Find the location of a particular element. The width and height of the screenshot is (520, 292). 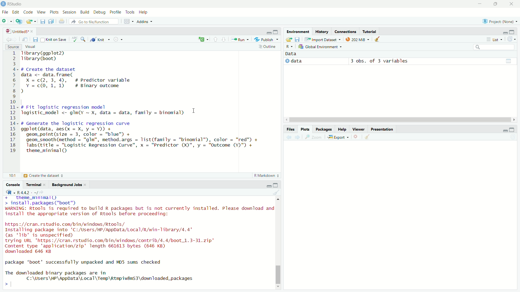

minimize is located at coordinates (480, 4).